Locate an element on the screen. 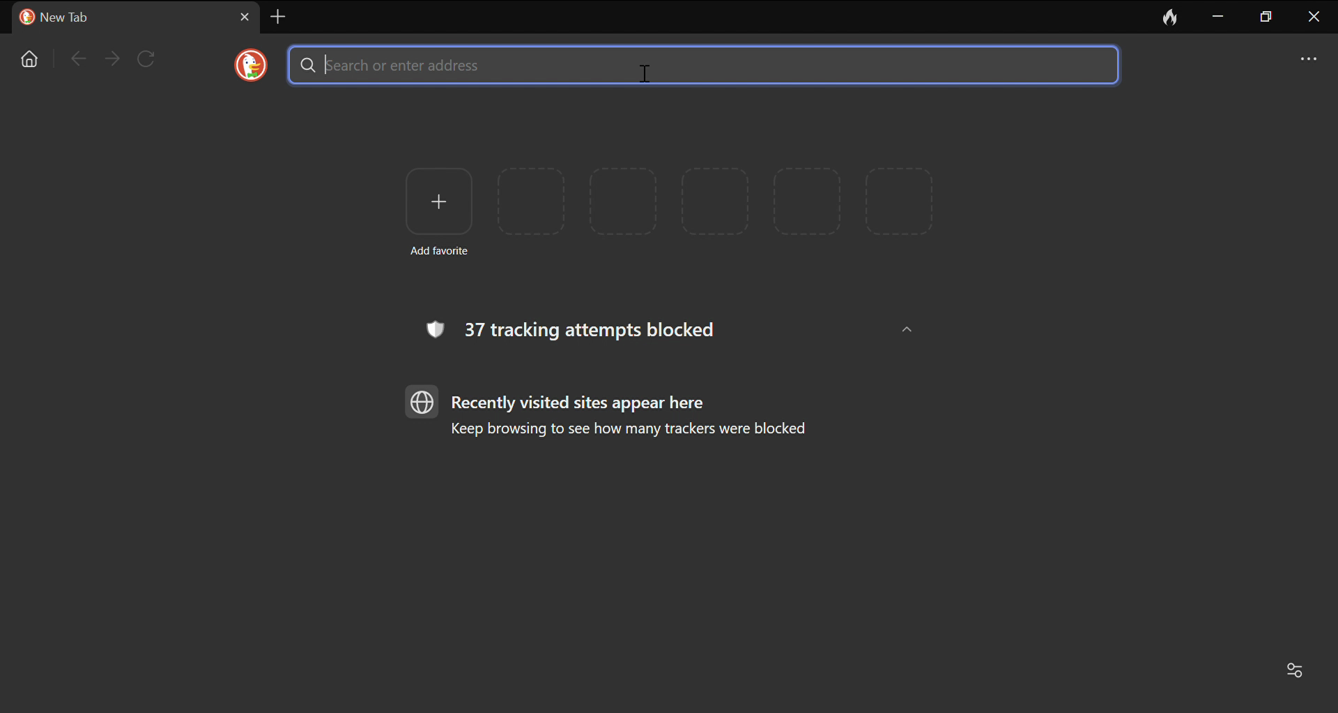 The image size is (1338, 713). browser logo is located at coordinates (423, 401).